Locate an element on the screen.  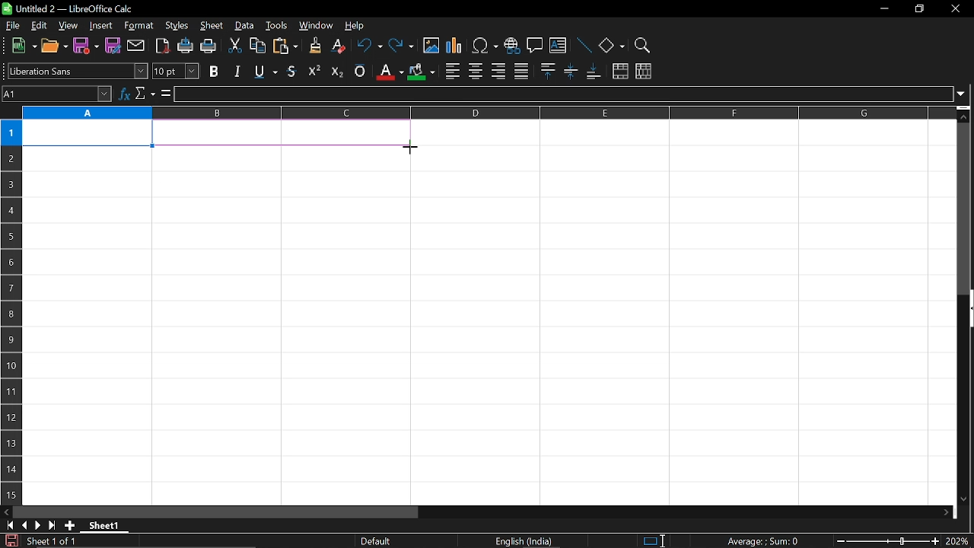
standard selection is located at coordinates (654, 541).